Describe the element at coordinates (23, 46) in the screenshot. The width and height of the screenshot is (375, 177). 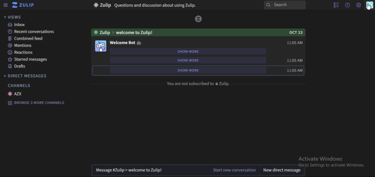
I see `mentions` at that location.